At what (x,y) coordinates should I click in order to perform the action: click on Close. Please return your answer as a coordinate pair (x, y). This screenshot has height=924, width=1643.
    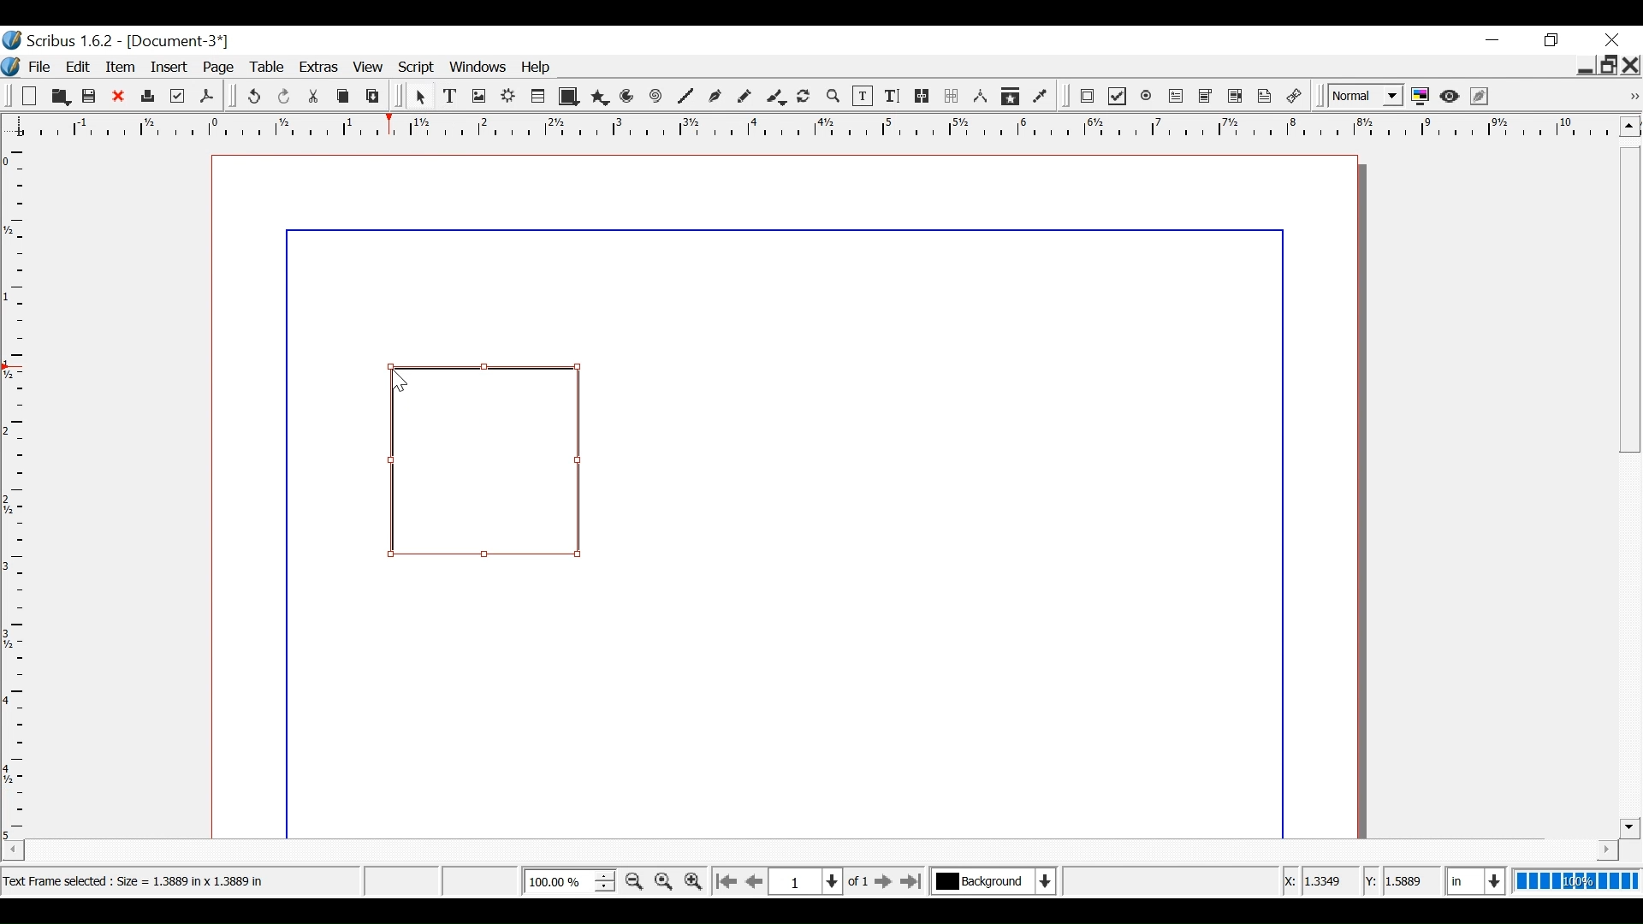
    Looking at the image, I should click on (1632, 64).